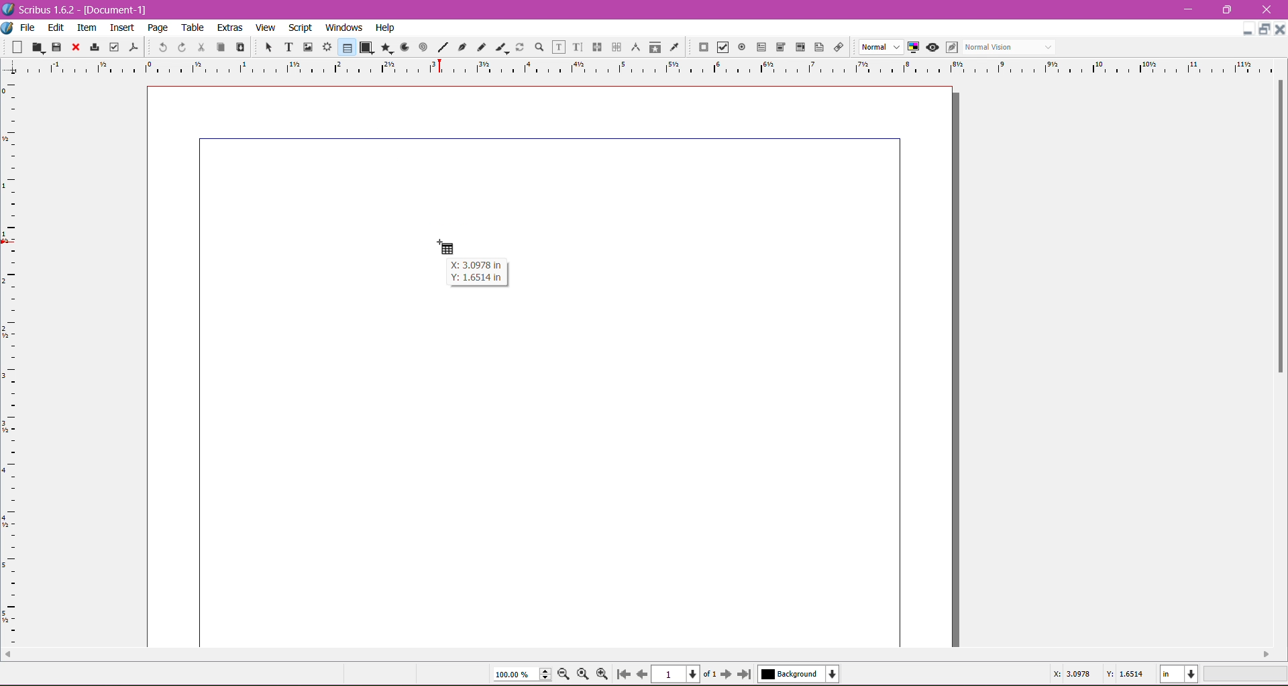 Image resolution: width=1288 pixels, height=686 pixels. What do you see at coordinates (422, 46) in the screenshot?
I see `Spiral` at bounding box center [422, 46].